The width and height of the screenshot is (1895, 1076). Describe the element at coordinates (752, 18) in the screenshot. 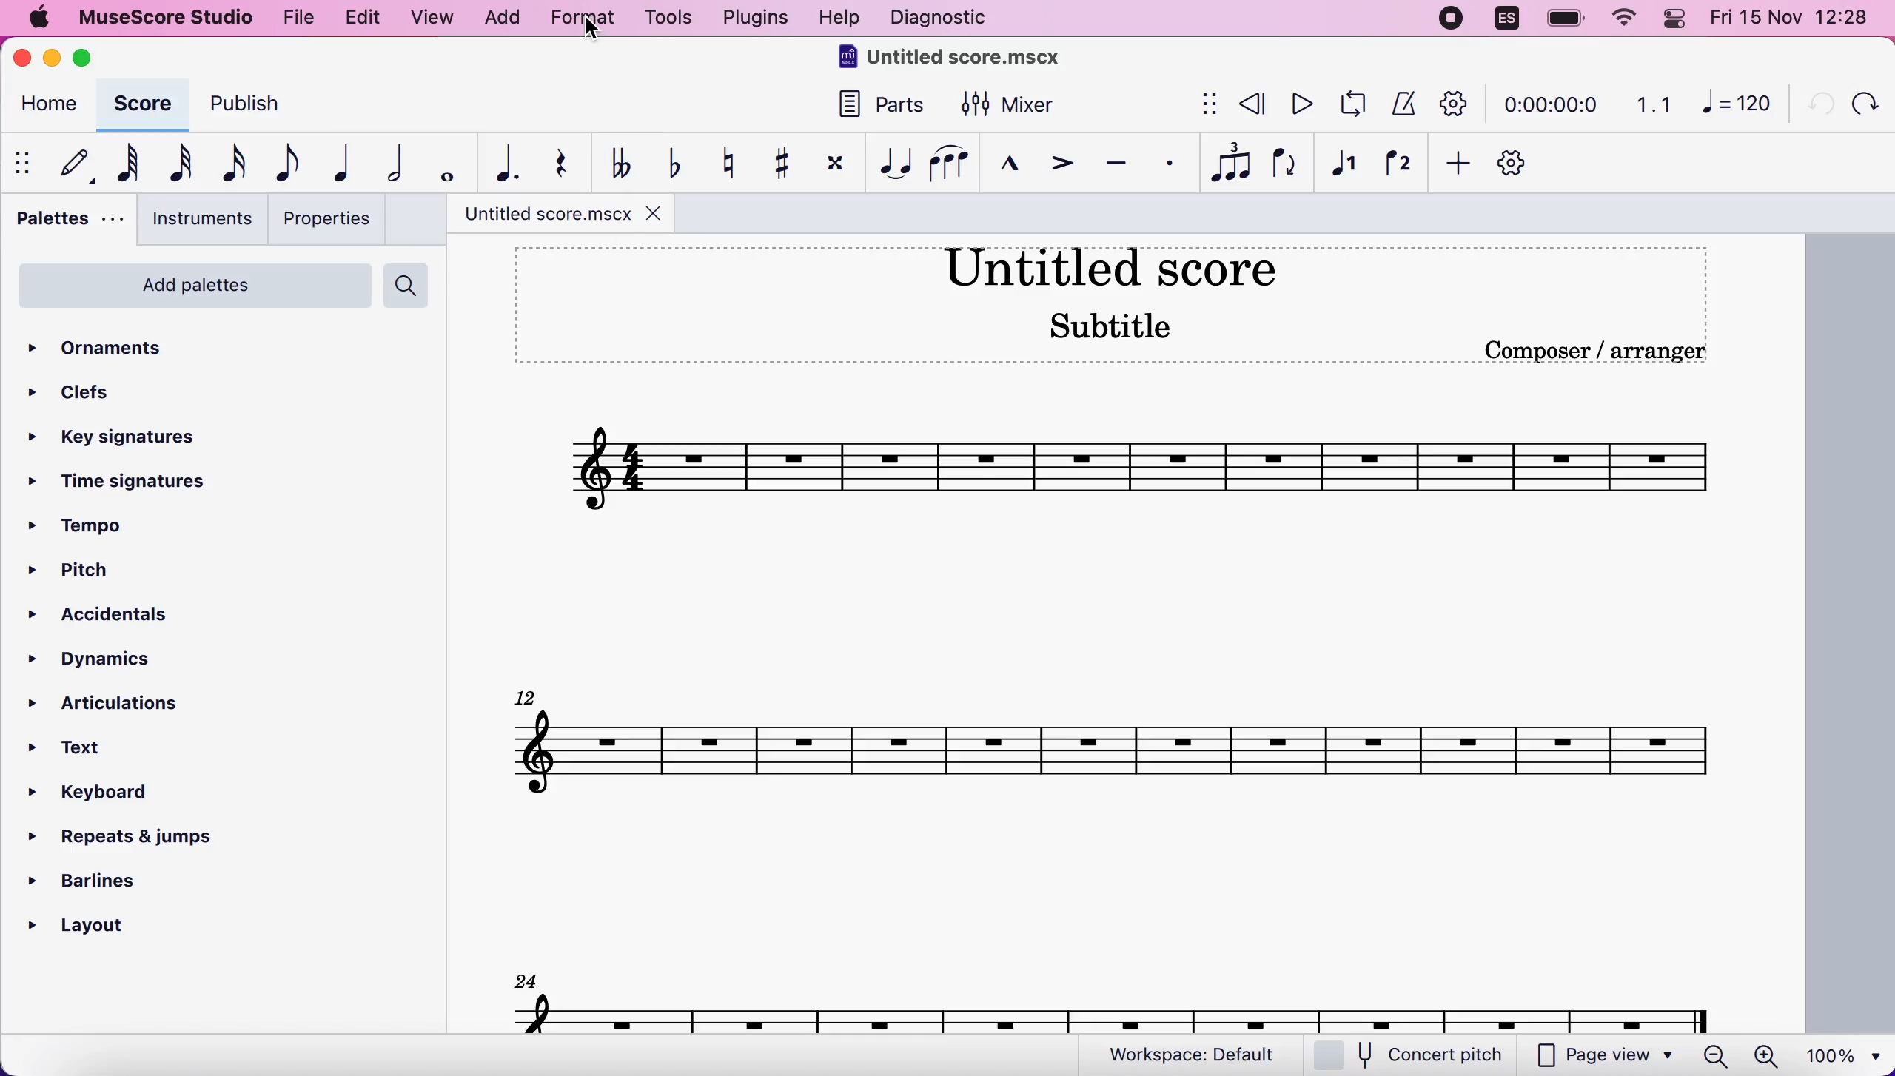

I see `plugins` at that location.